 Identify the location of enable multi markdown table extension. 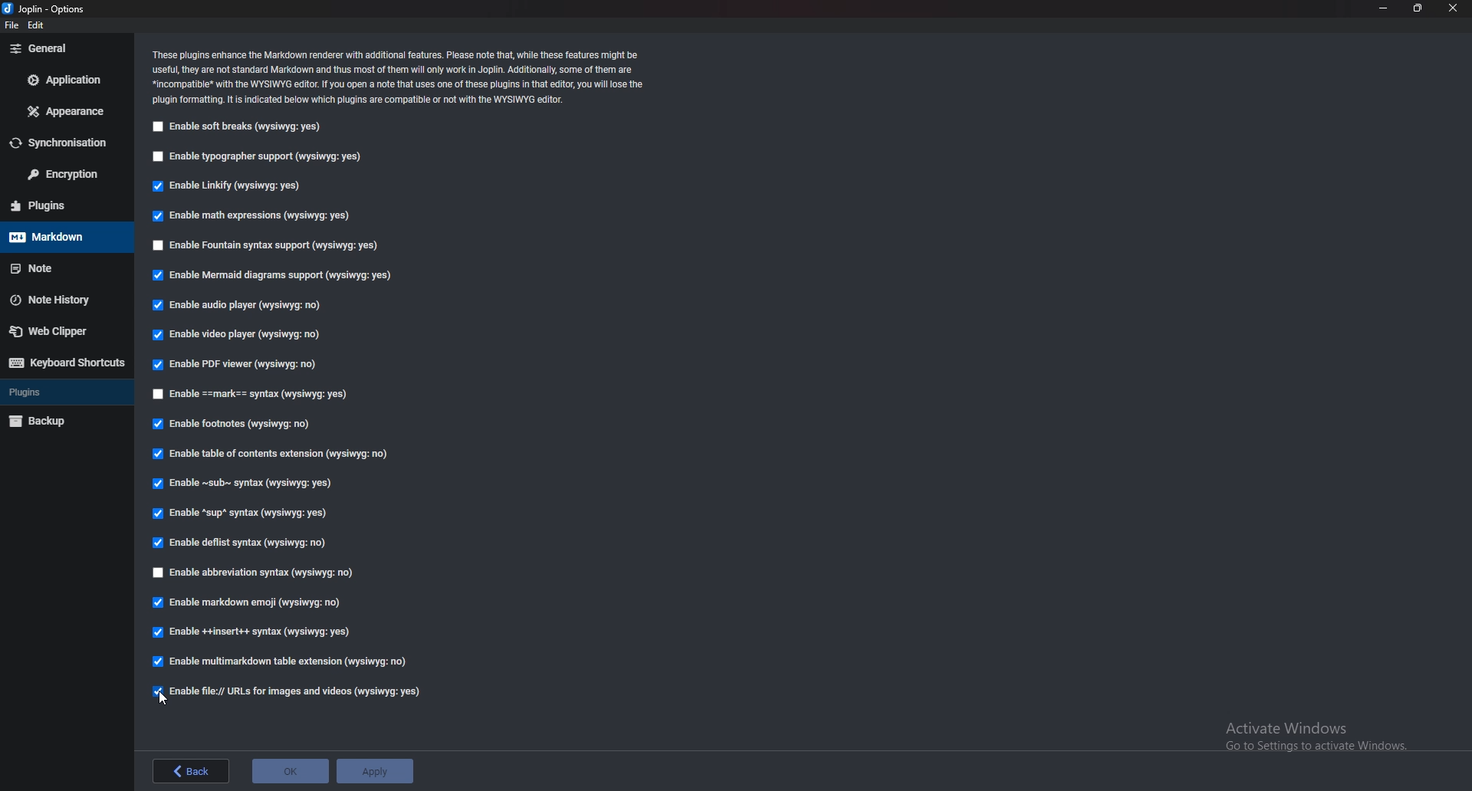
(282, 661).